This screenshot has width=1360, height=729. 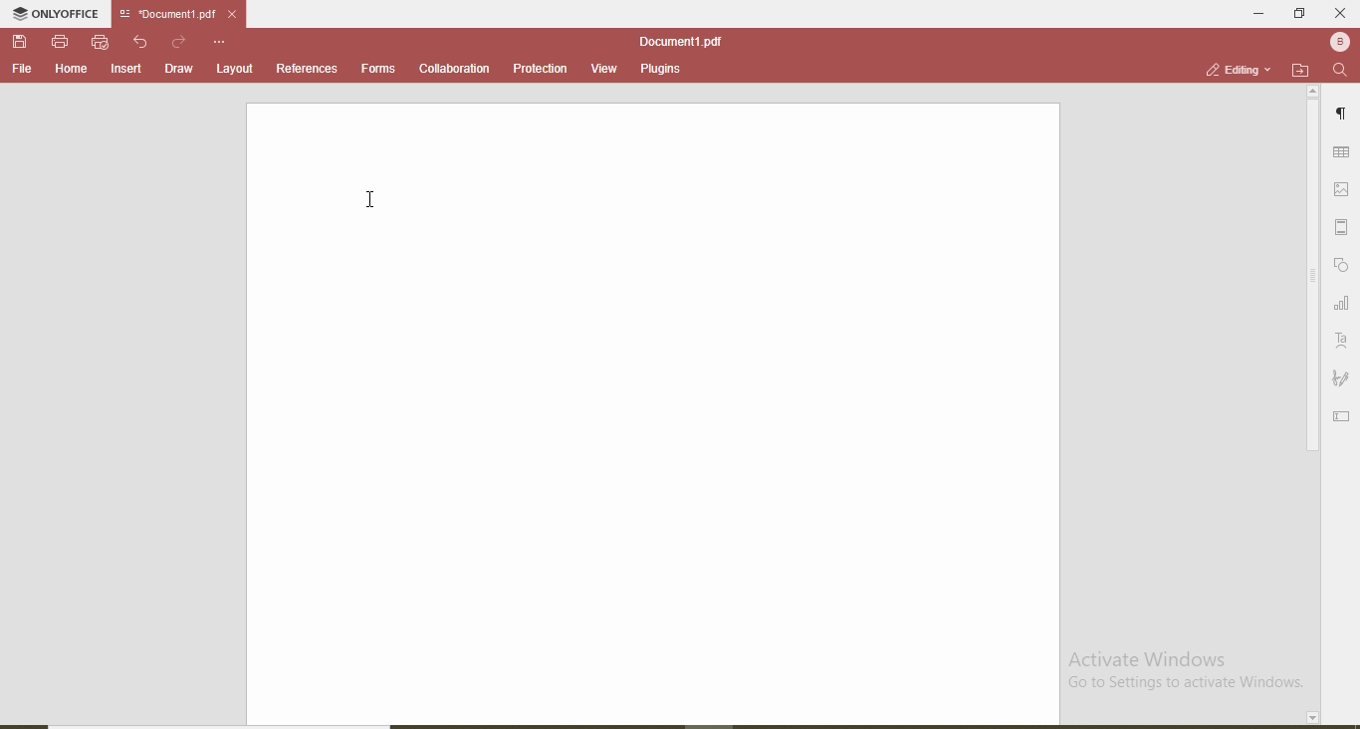 What do you see at coordinates (22, 43) in the screenshot?
I see `save` at bounding box center [22, 43].